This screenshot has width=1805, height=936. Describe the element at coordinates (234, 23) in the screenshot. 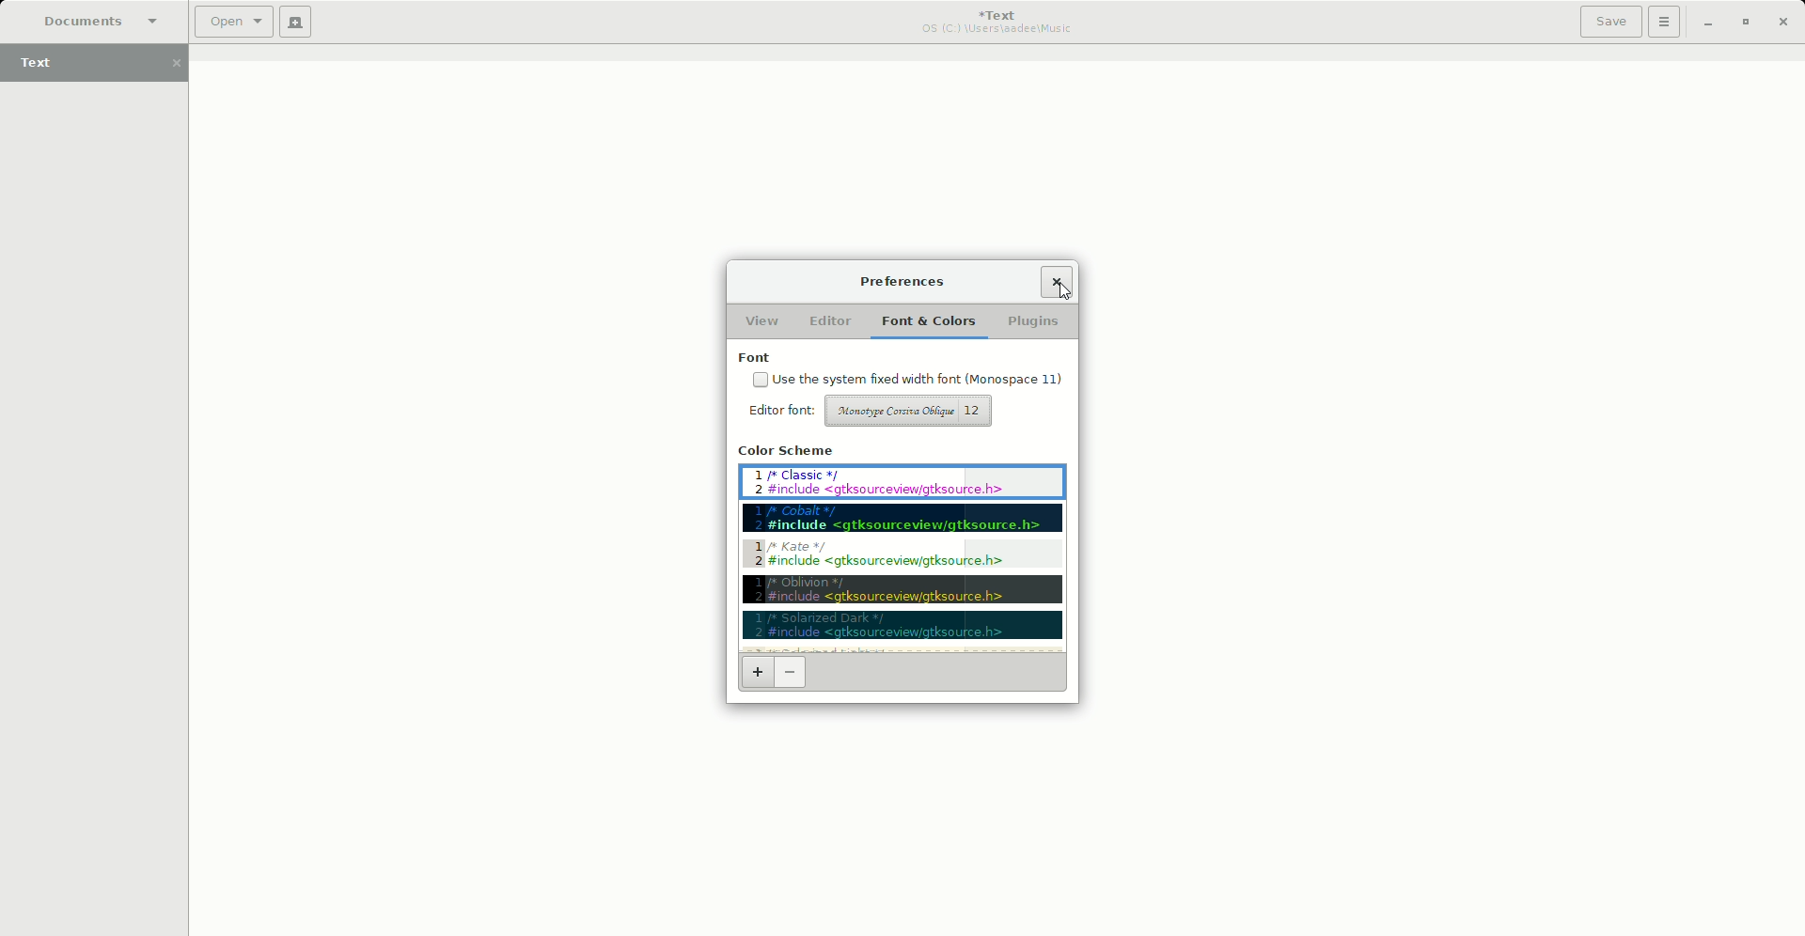

I see `Open` at that location.